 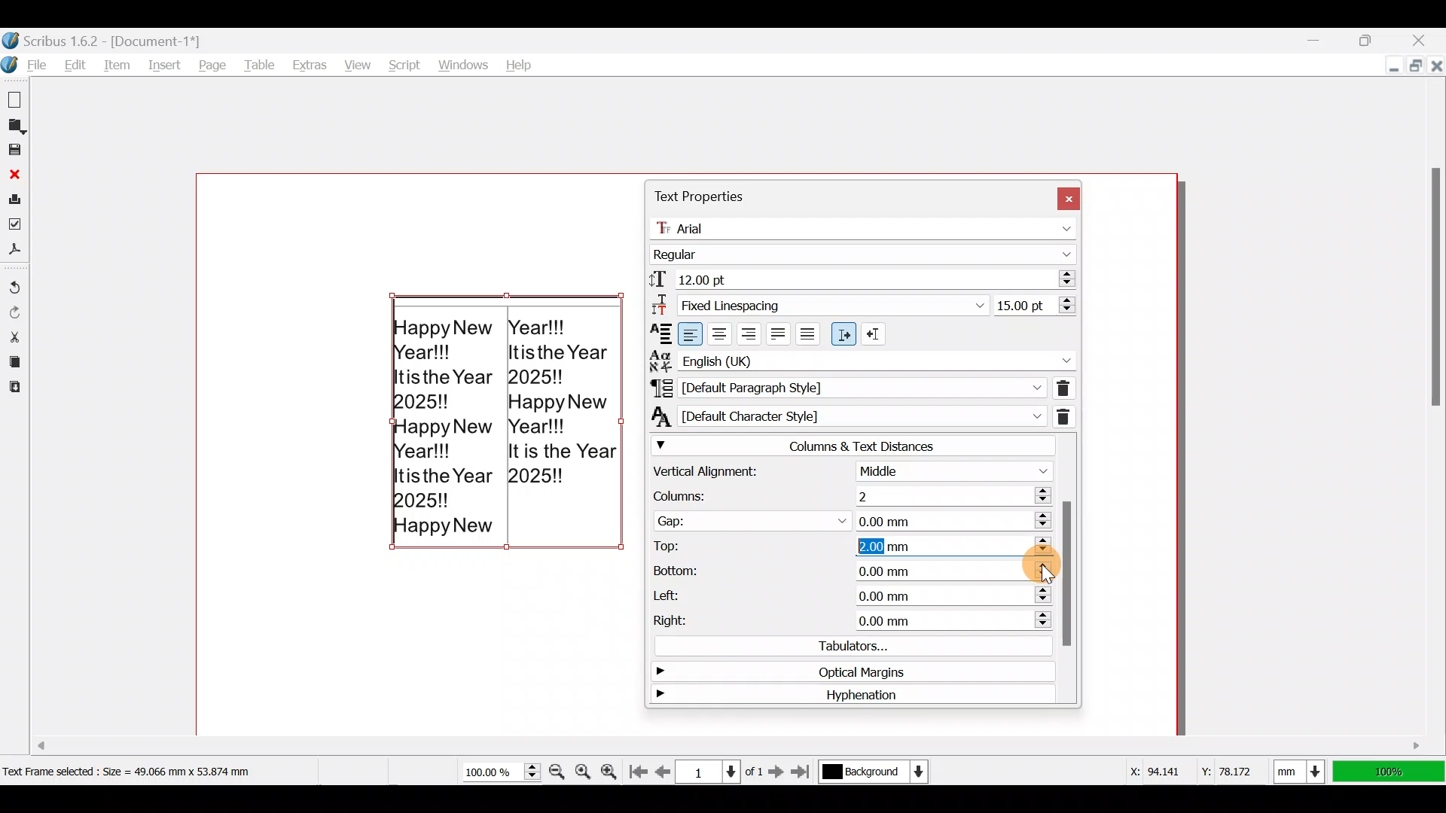 I want to click on Insert, so click(x=166, y=65).